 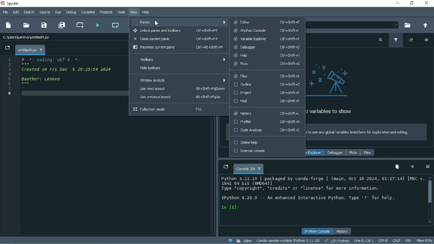 I want to click on Save file, so click(x=45, y=25).